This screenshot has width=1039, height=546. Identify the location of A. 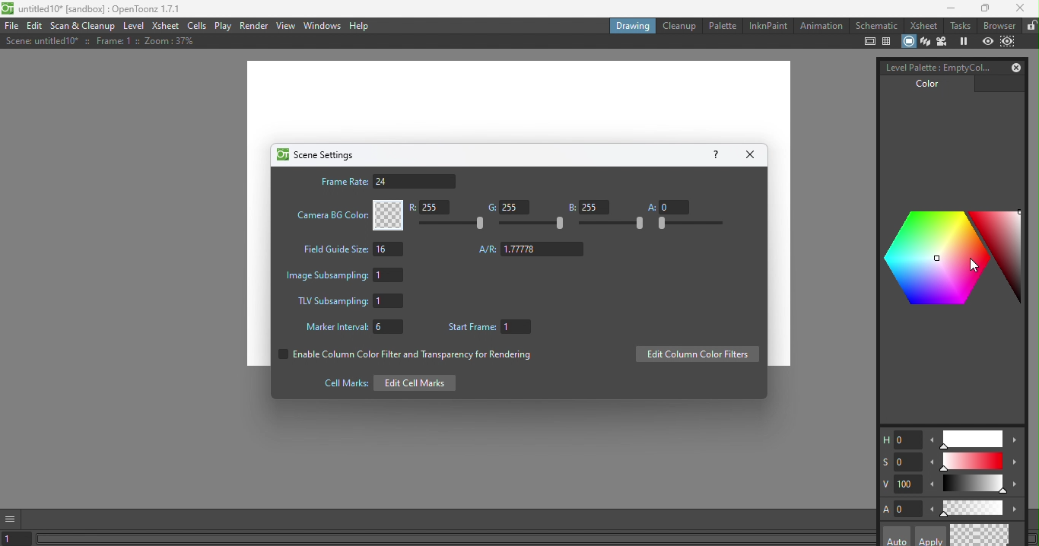
(668, 206).